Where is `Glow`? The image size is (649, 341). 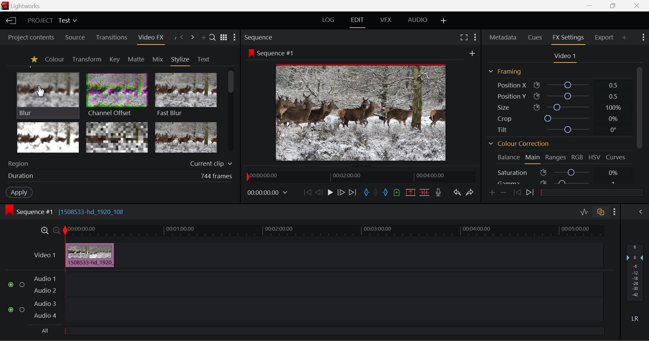 Glow is located at coordinates (48, 138).